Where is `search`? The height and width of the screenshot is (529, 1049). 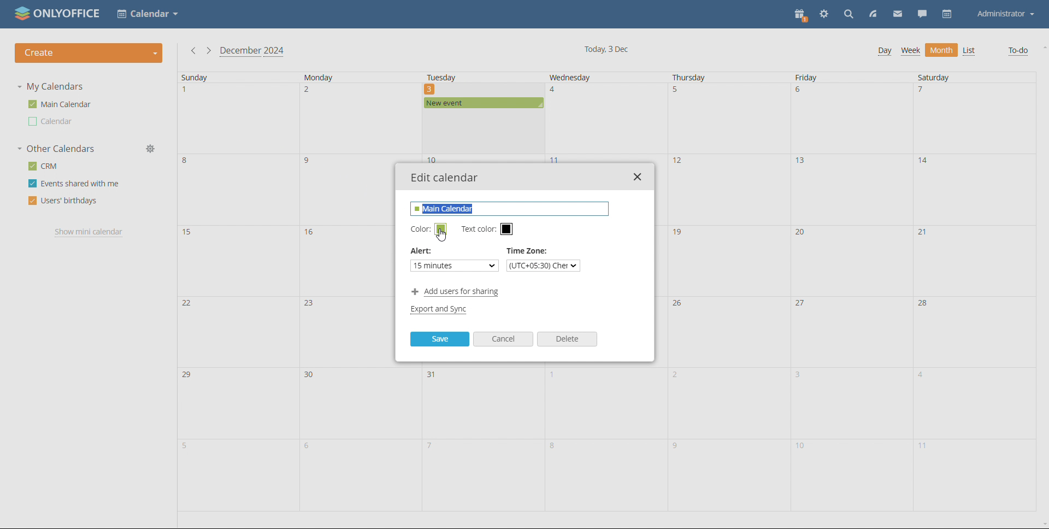
search is located at coordinates (848, 15).